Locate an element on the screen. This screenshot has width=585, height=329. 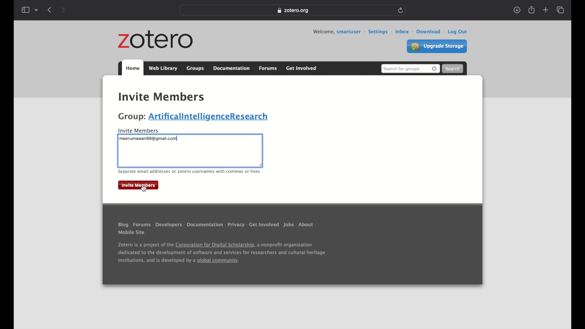
home is located at coordinates (127, 85).